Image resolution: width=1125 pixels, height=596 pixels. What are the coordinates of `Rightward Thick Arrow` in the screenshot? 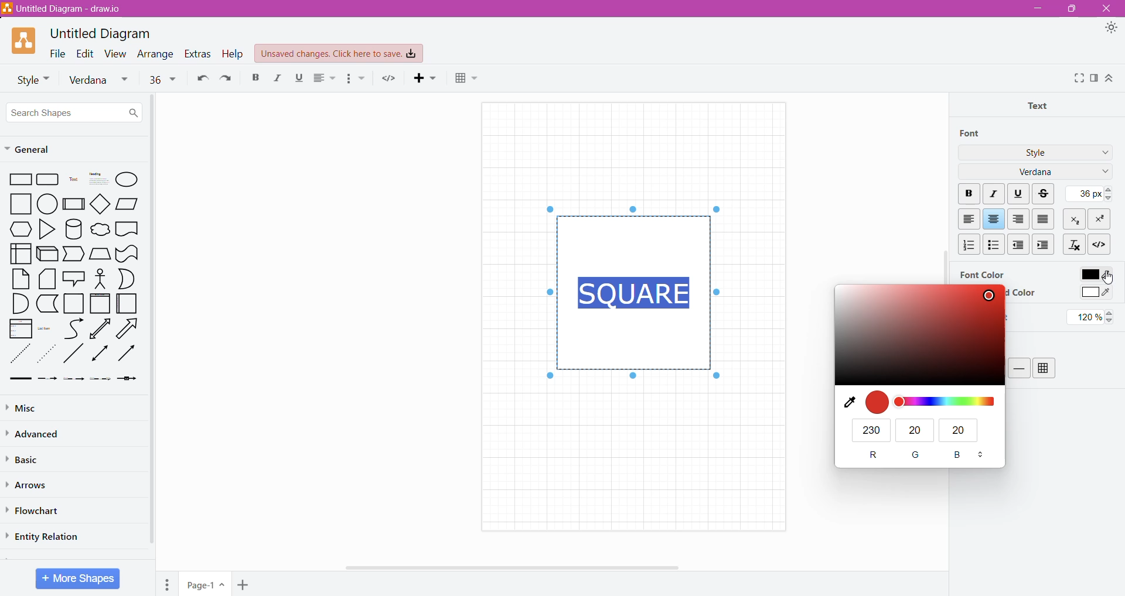 It's located at (127, 352).